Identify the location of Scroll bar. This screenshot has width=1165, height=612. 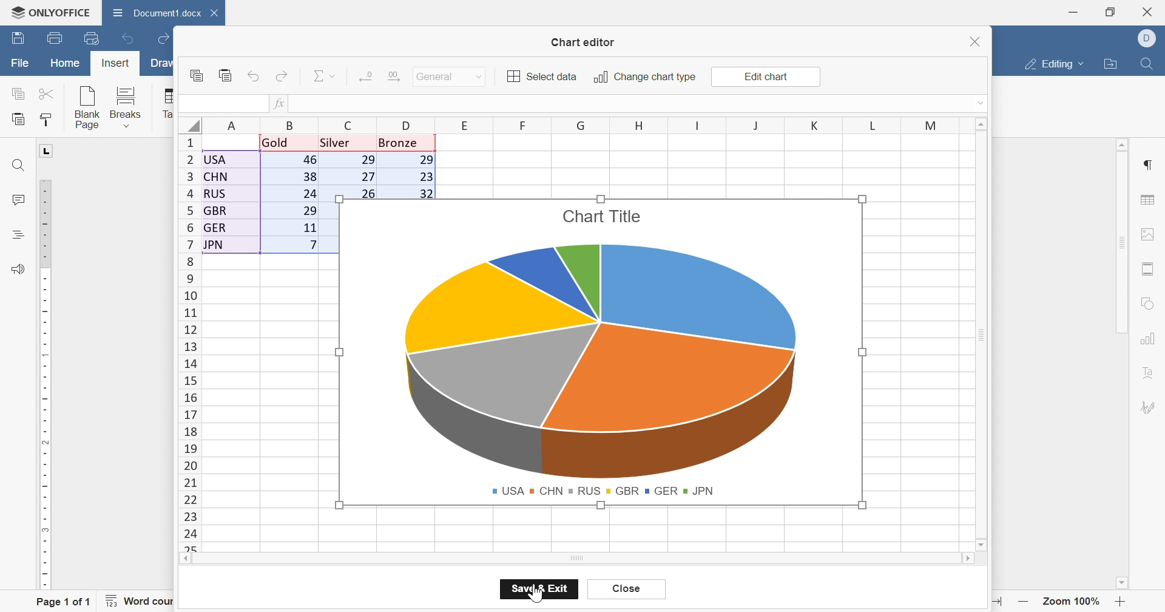
(967, 561).